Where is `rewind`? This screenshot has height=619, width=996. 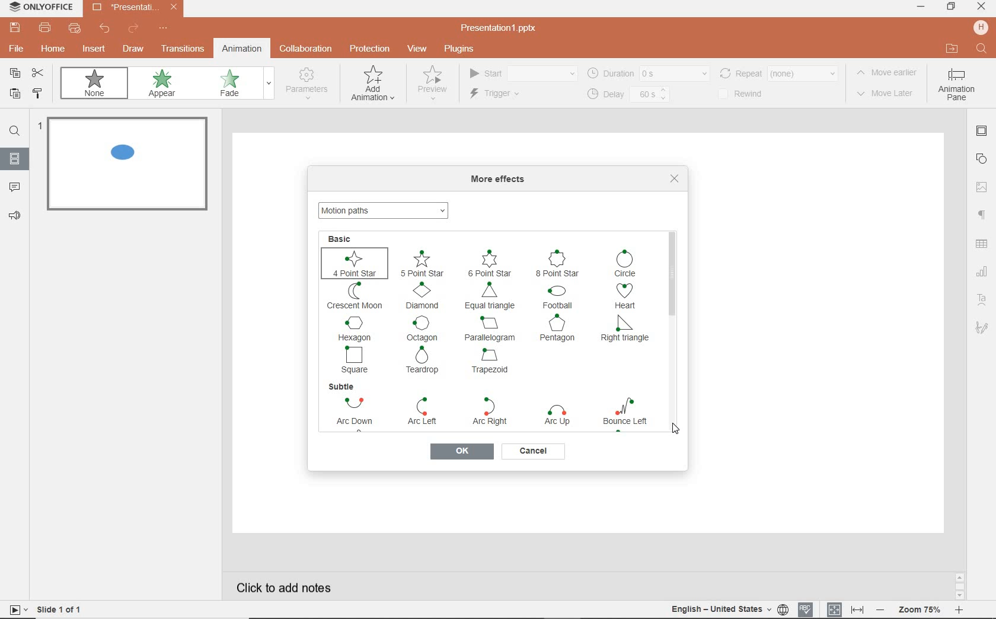
rewind is located at coordinates (748, 94).